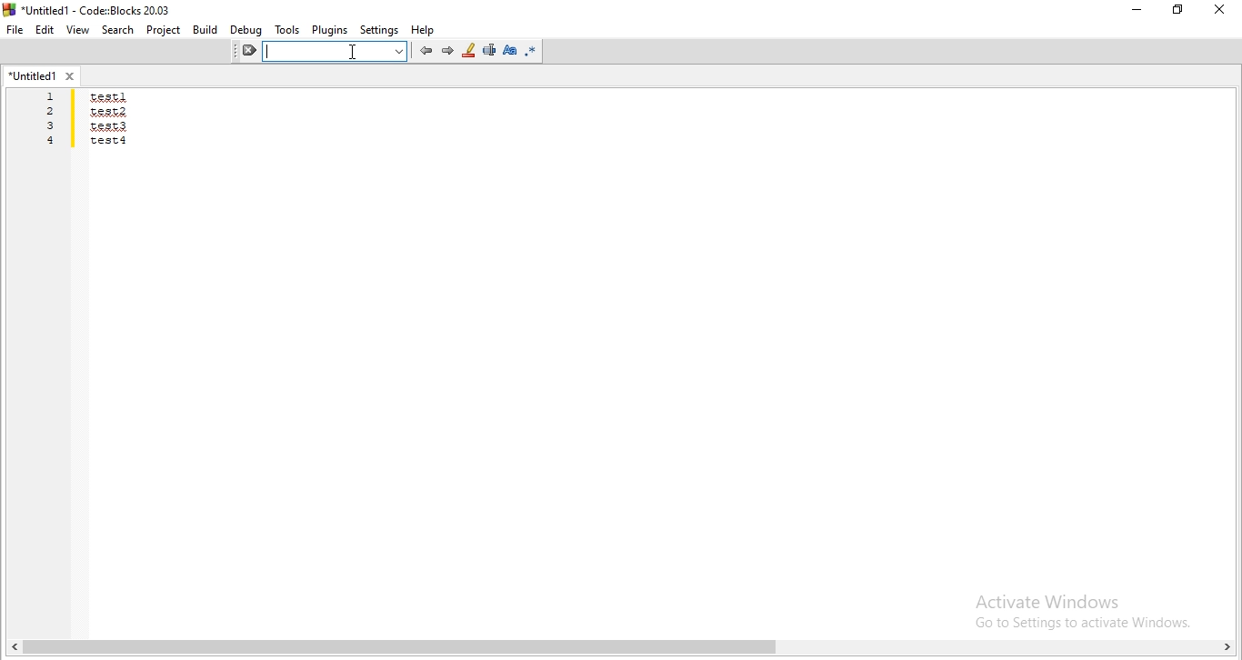 The height and width of the screenshot is (660, 1242). What do you see at coordinates (34, 75) in the screenshot?
I see `*Untitled1 ` at bounding box center [34, 75].